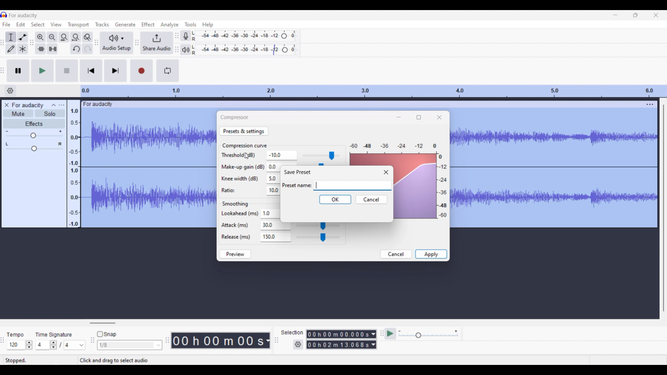 This screenshot has width=667, height=375. Describe the element at coordinates (20, 24) in the screenshot. I see `Edit` at that location.